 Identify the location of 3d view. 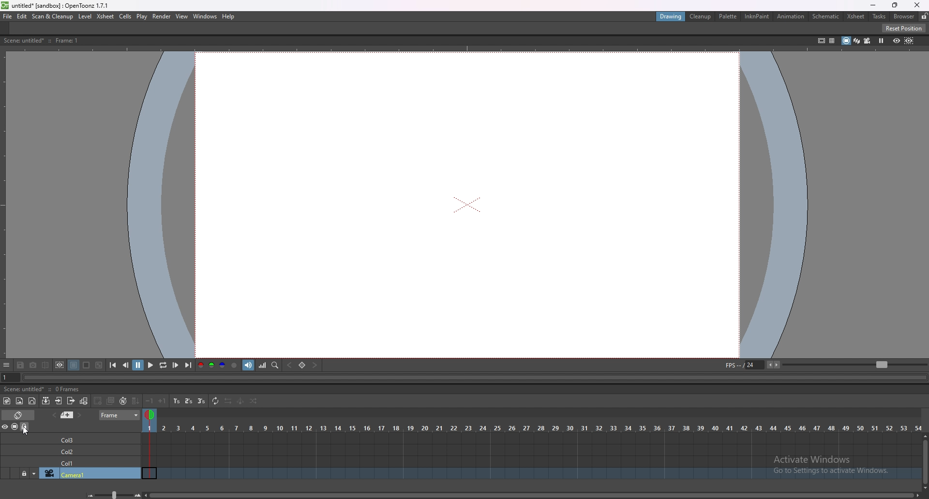
(855, 40).